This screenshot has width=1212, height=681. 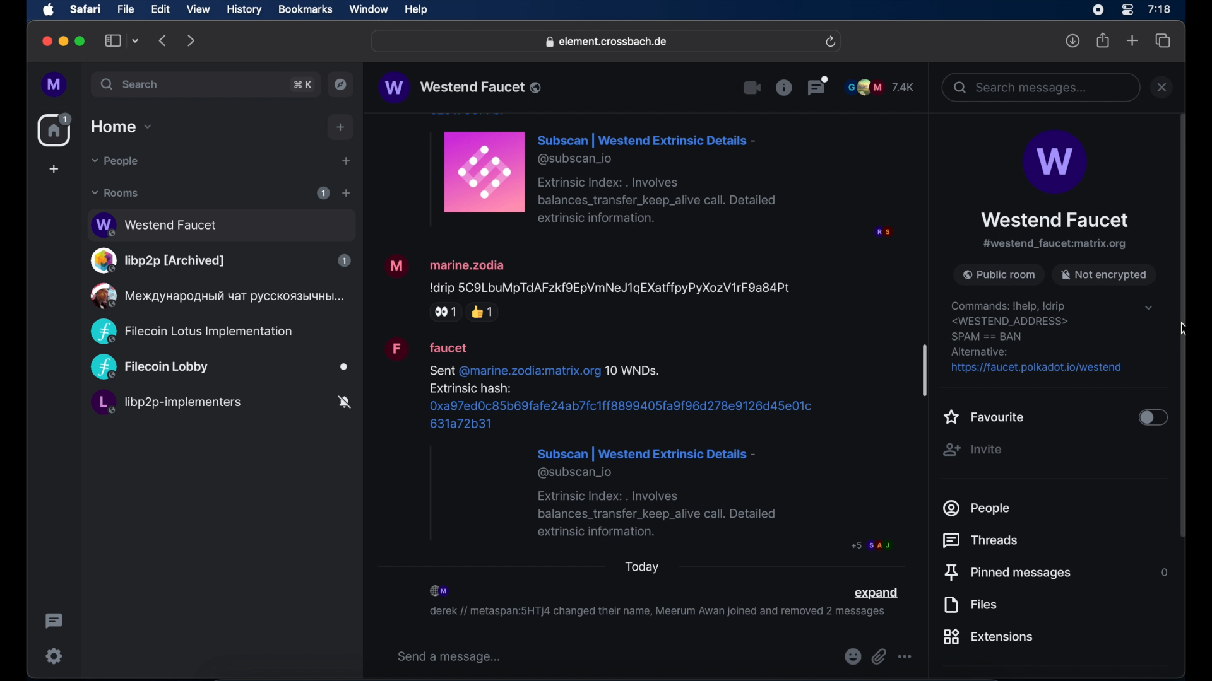 I want to click on help, so click(x=416, y=10).